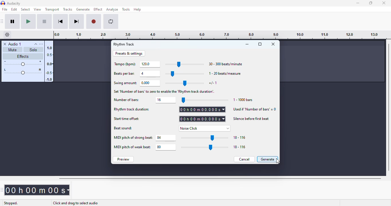 This screenshot has width=391, height=206. Describe the element at coordinates (14, 3) in the screenshot. I see `audacity` at that location.